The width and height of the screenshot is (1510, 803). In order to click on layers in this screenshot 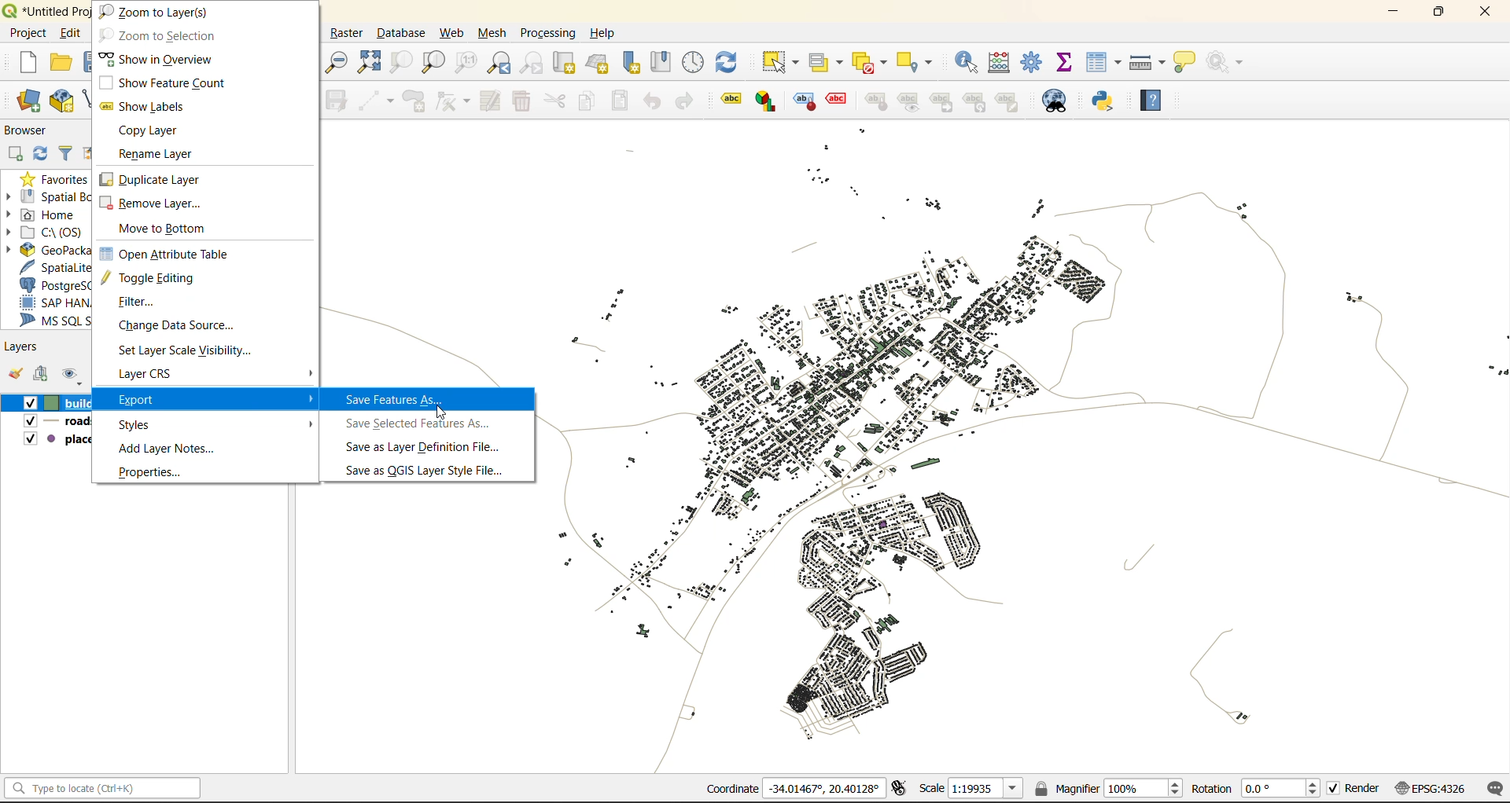, I will do `click(22, 346)`.